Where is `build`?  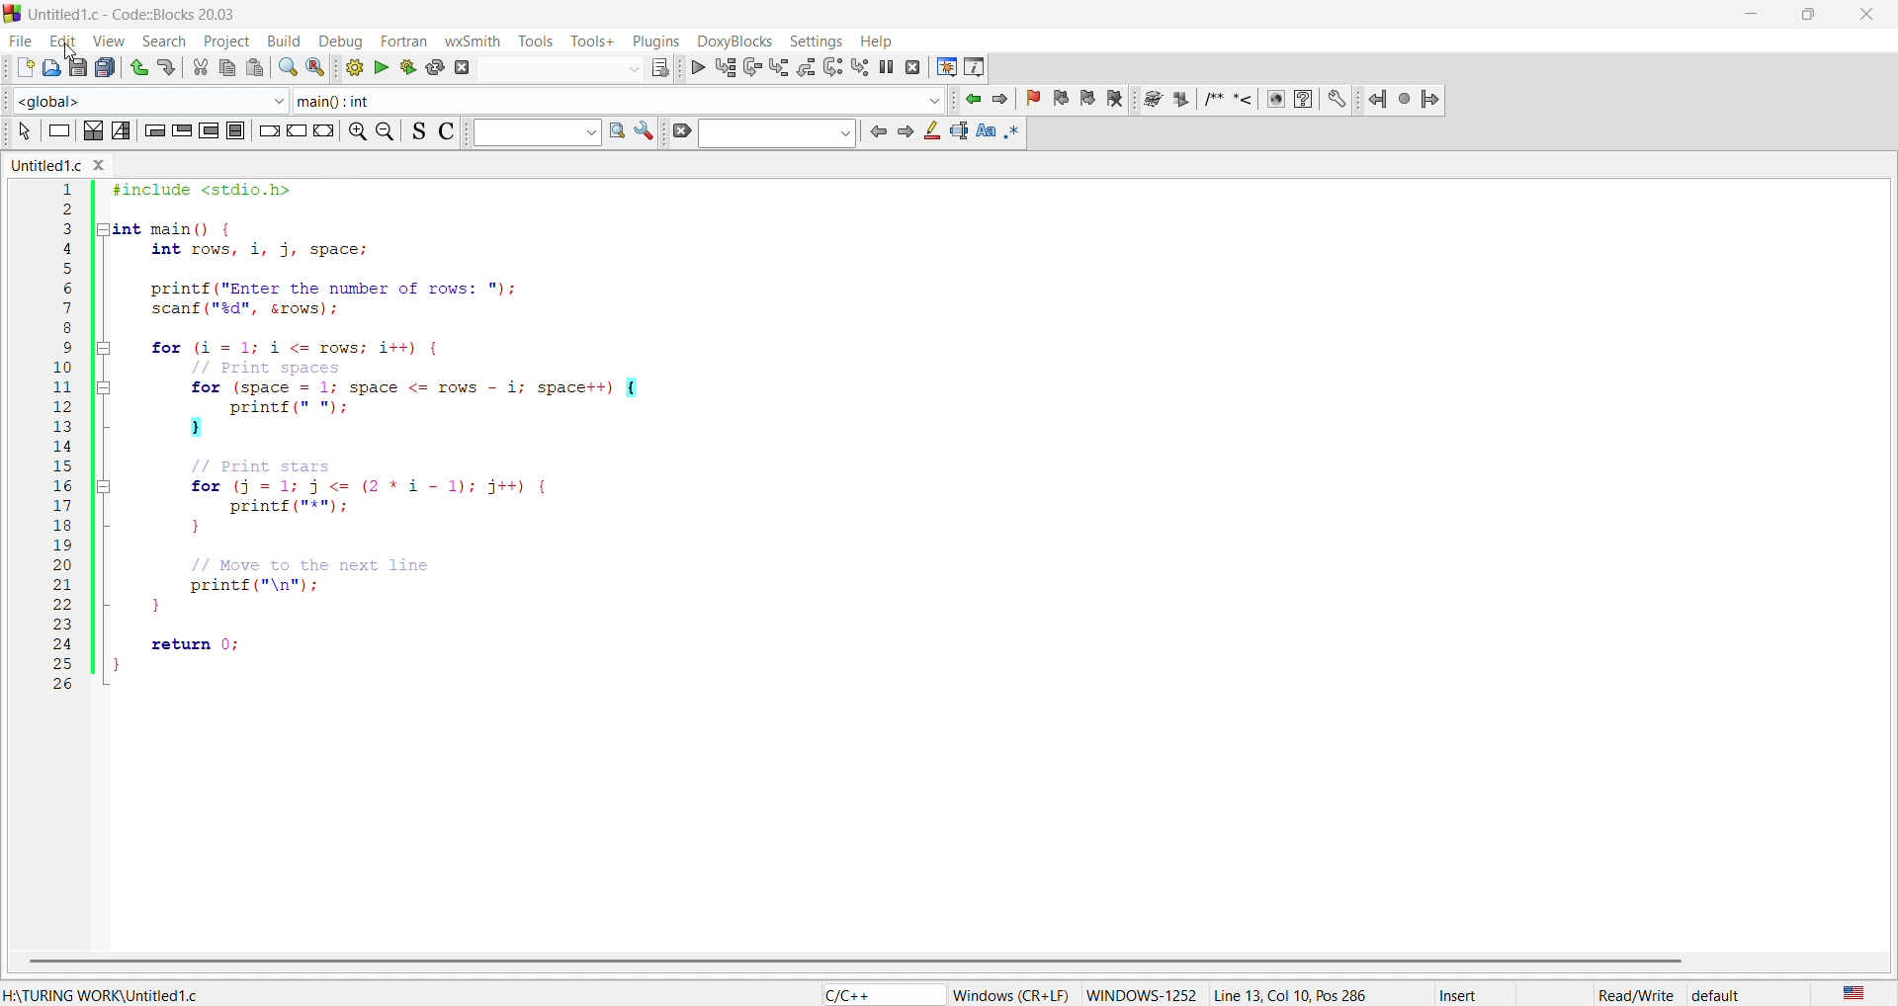
build is located at coordinates (285, 42).